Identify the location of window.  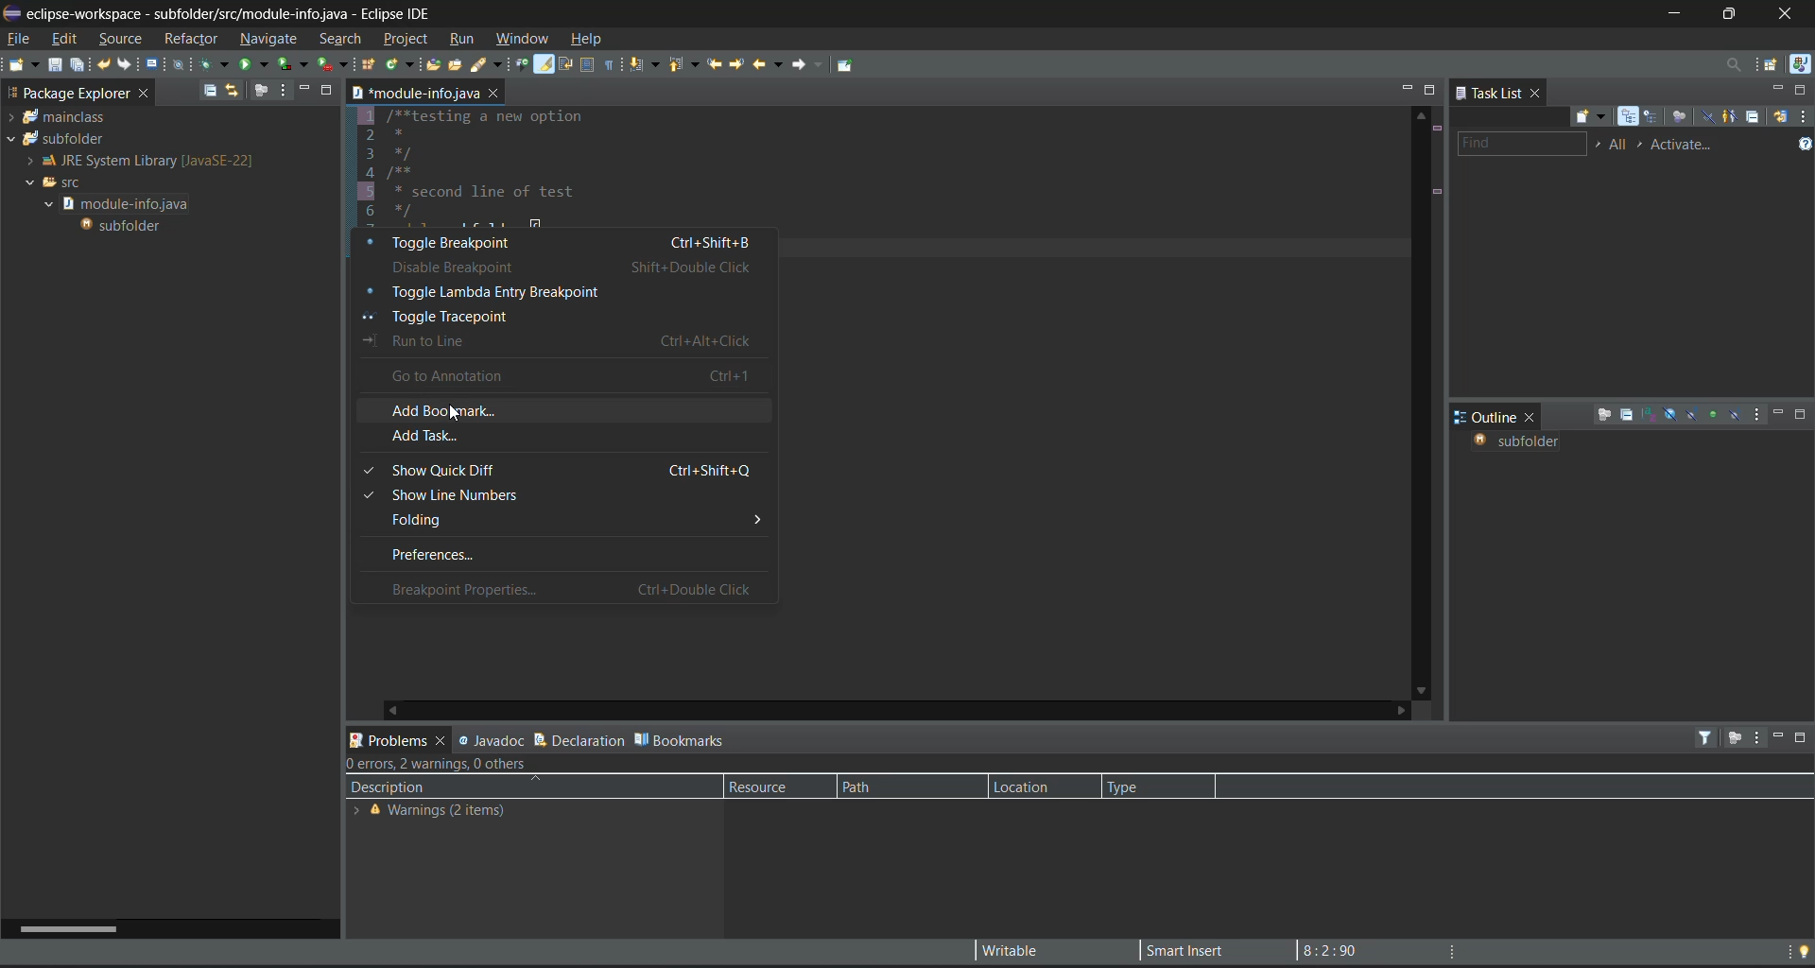
(520, 35).